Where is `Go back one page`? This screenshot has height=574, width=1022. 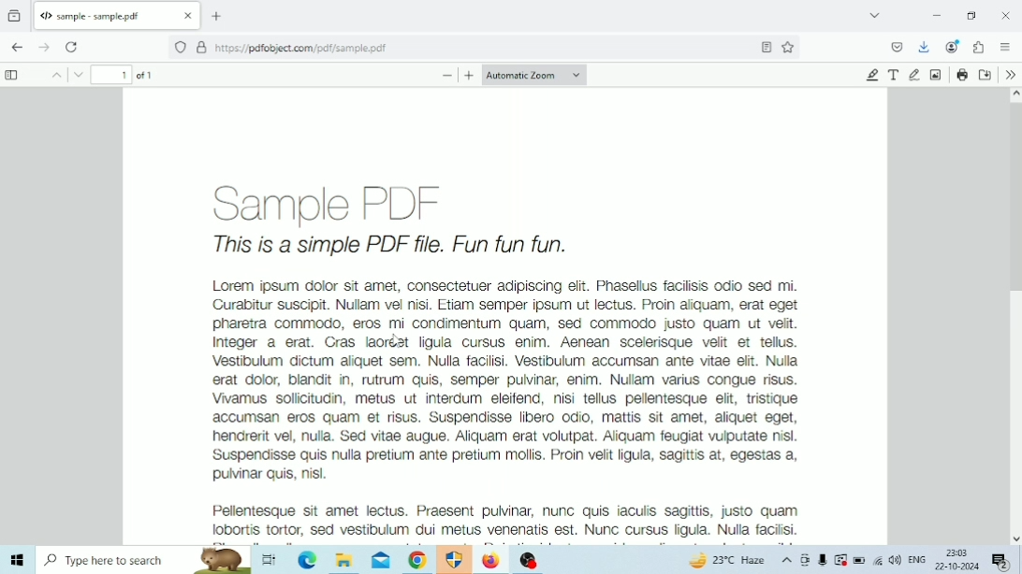
Go back one page is located at coordinates (18, 48).